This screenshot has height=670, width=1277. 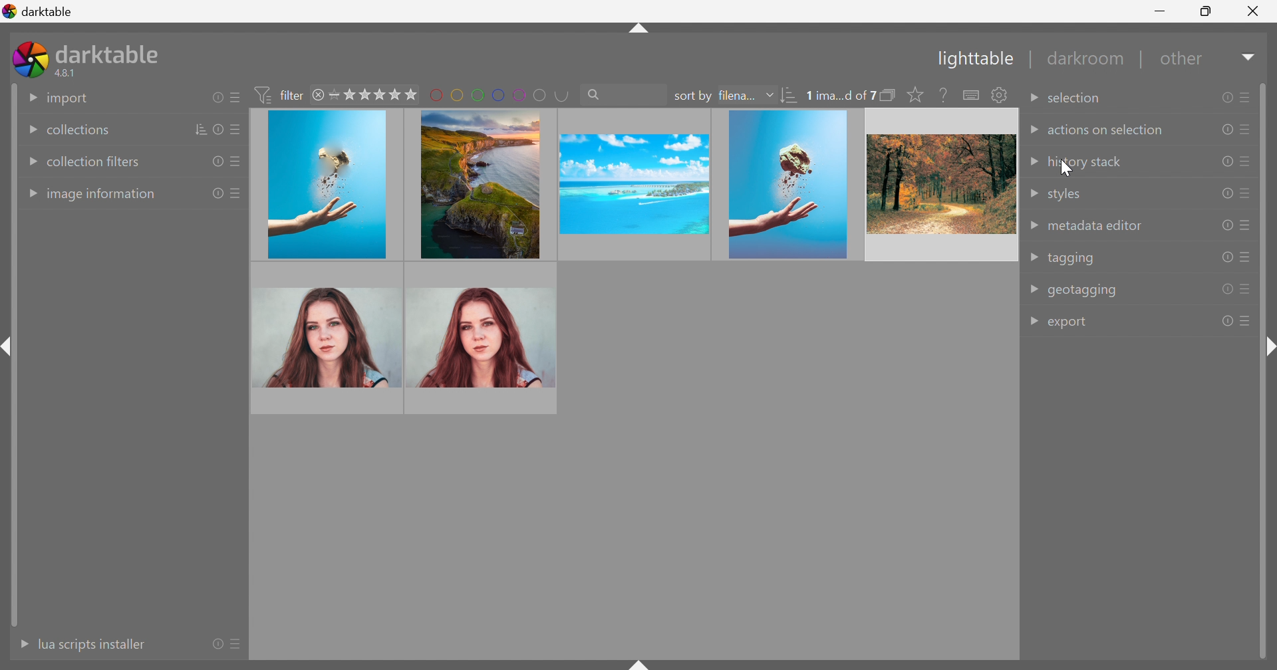 What do you see at coordinates (1226, 192) in the screenshot?
I see `reset` at bounding box center [1226, 192].